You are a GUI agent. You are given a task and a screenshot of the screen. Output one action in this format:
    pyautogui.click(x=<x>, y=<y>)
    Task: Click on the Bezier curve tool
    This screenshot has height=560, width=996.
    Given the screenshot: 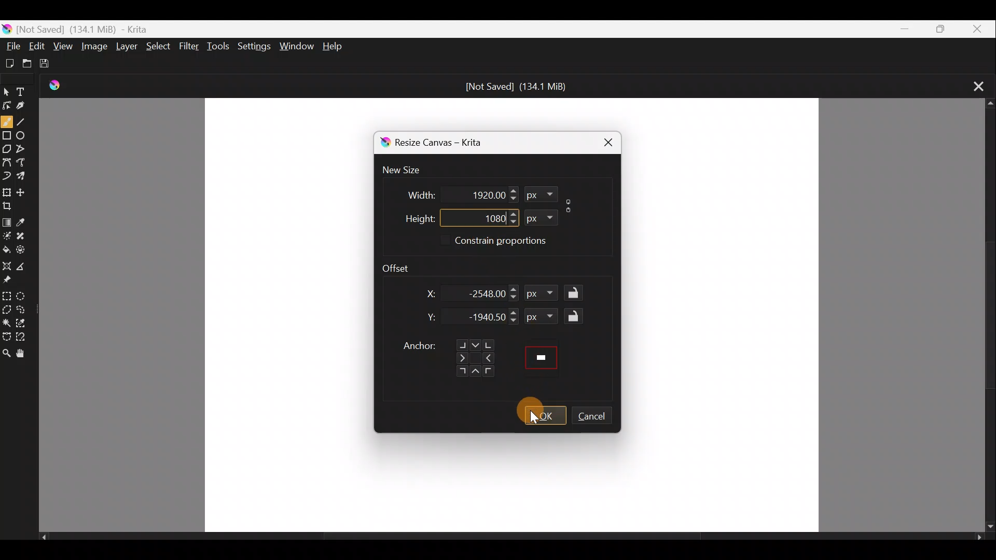 What is the action you would take?
    pyautogui.click(x=7, y=161)
    